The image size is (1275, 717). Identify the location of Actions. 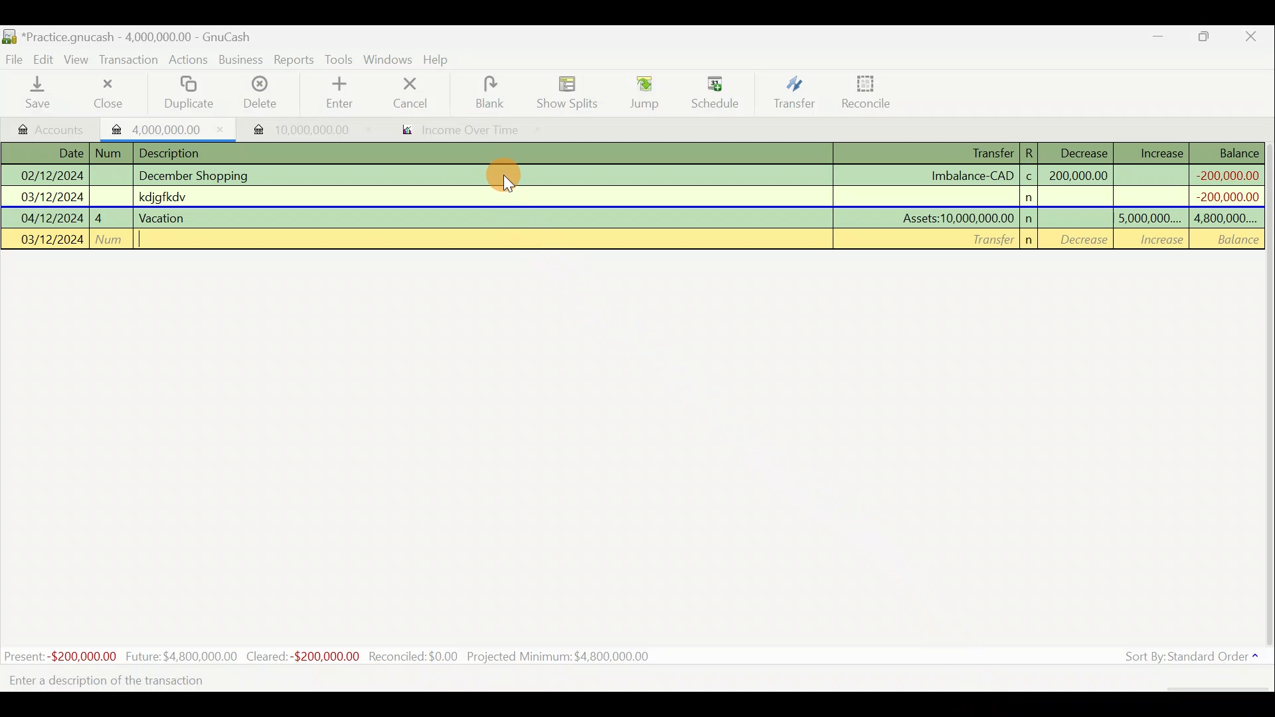
(189, 62).